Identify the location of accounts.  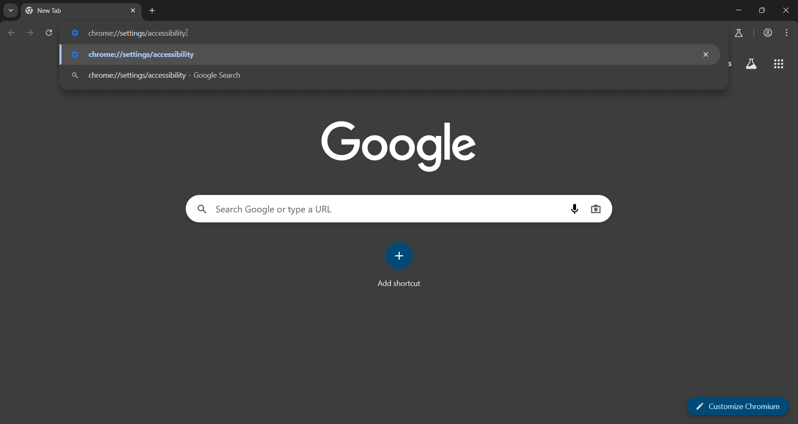
(767, 33).